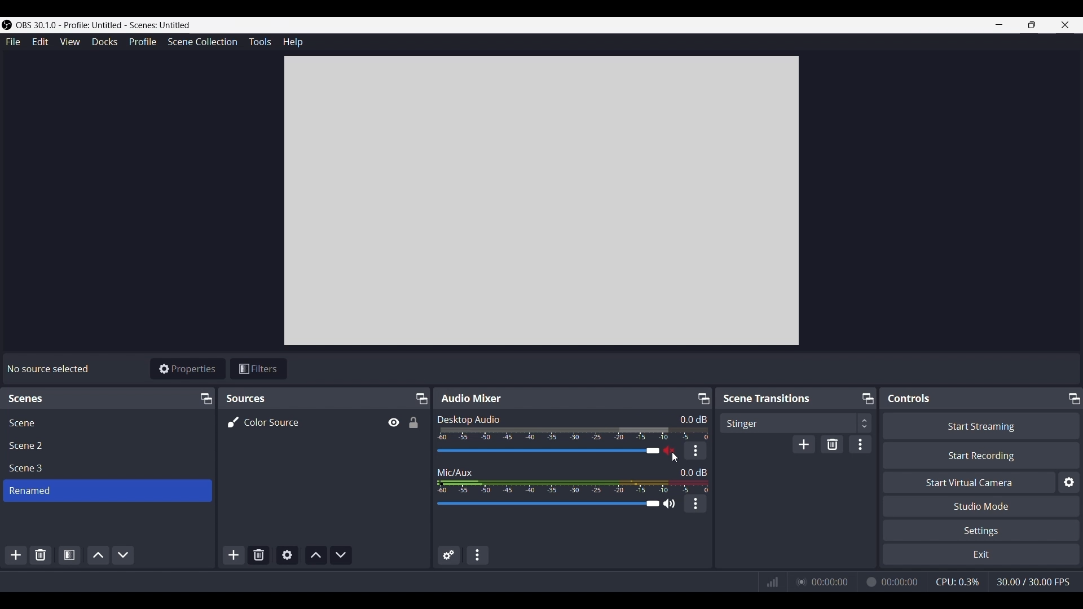  What do you see at coordinates (421, 399) in the screenshot?
I see `Float Sources panel` at bounding box center [421, 399].